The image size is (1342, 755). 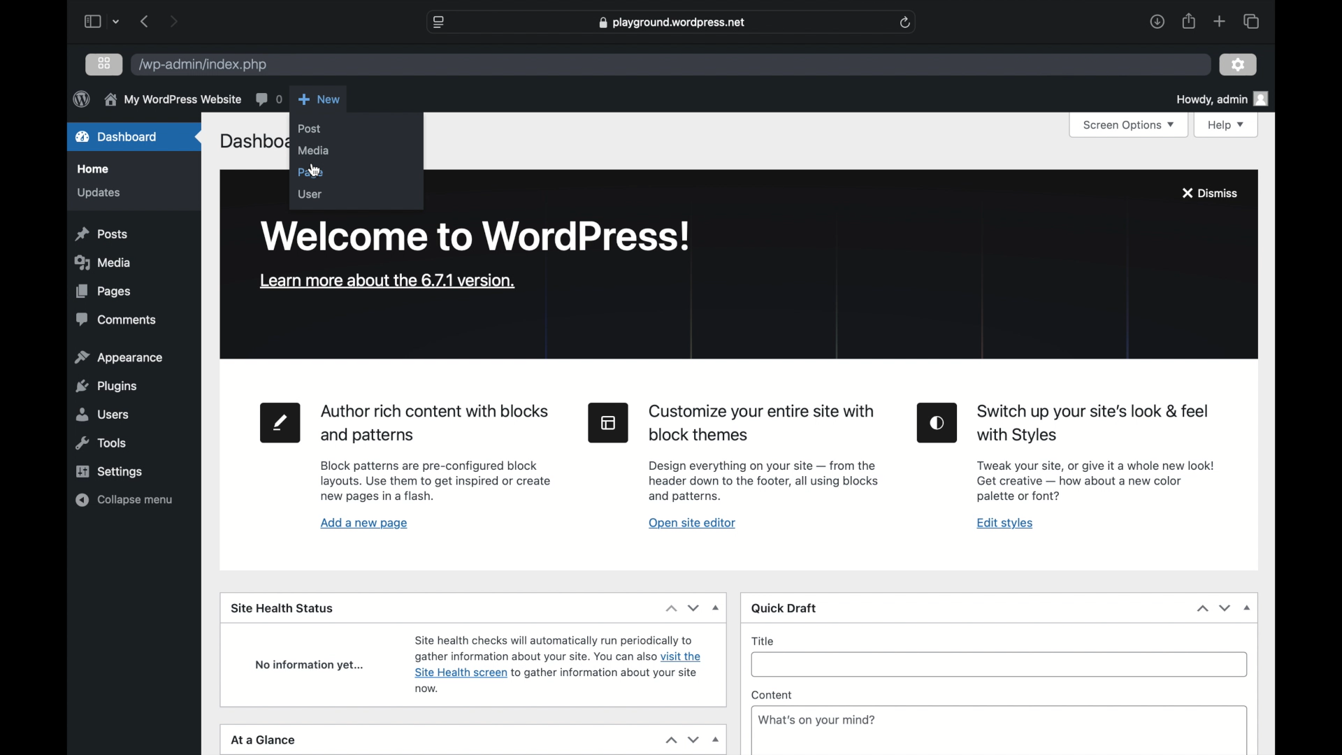 What do you see at coordinates (1005, 670) in the screenshot?
I see `title input` at bounding box center [1005, 670].